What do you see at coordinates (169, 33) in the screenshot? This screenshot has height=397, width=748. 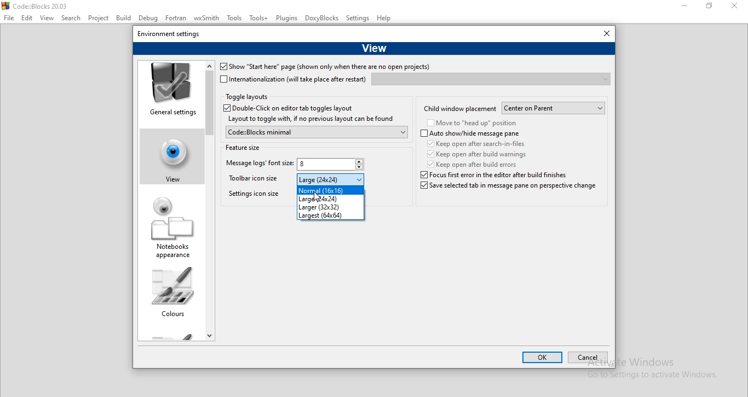 I see `environment settings` at bounding box center [169, 33].